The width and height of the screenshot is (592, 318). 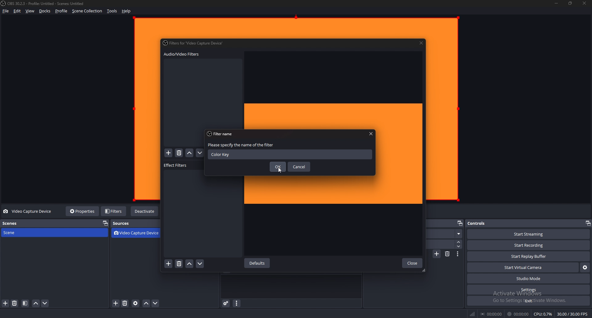 What do you see at coordinates (179, 153) in the screenshot?
I see `delete` at bounding box center [179, 153].